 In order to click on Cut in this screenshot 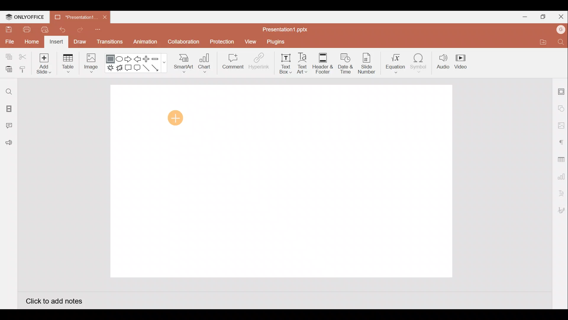, I will do `click(23, 57)`.